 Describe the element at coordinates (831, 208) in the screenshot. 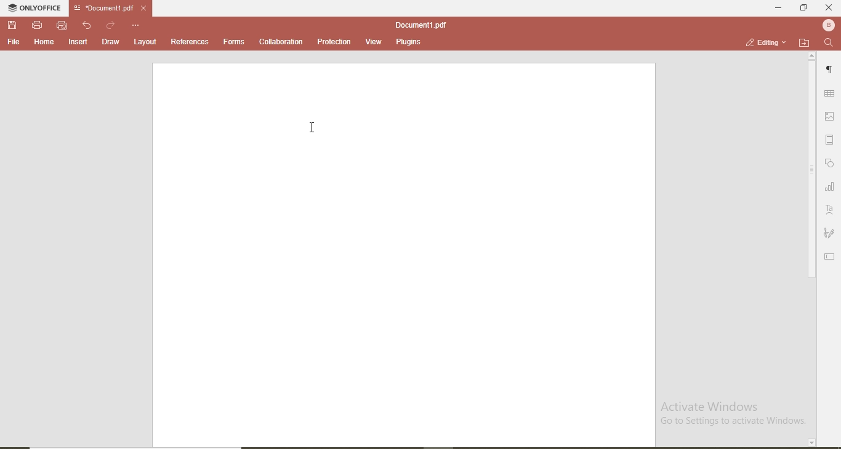

I see `text` at that location.